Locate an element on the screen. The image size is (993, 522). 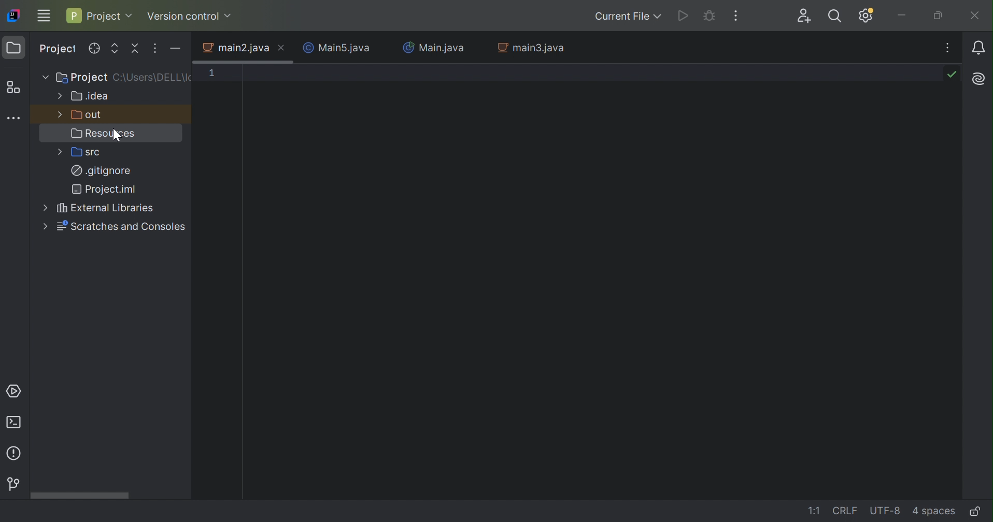
More is located at coordinates (45, 76).